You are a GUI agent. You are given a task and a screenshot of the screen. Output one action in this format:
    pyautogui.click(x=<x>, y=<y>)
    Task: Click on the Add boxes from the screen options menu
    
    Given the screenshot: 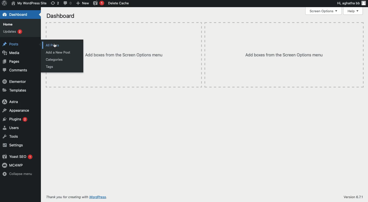 What is the action you would take?
    pyautogui.click(x=224, y=55)
    